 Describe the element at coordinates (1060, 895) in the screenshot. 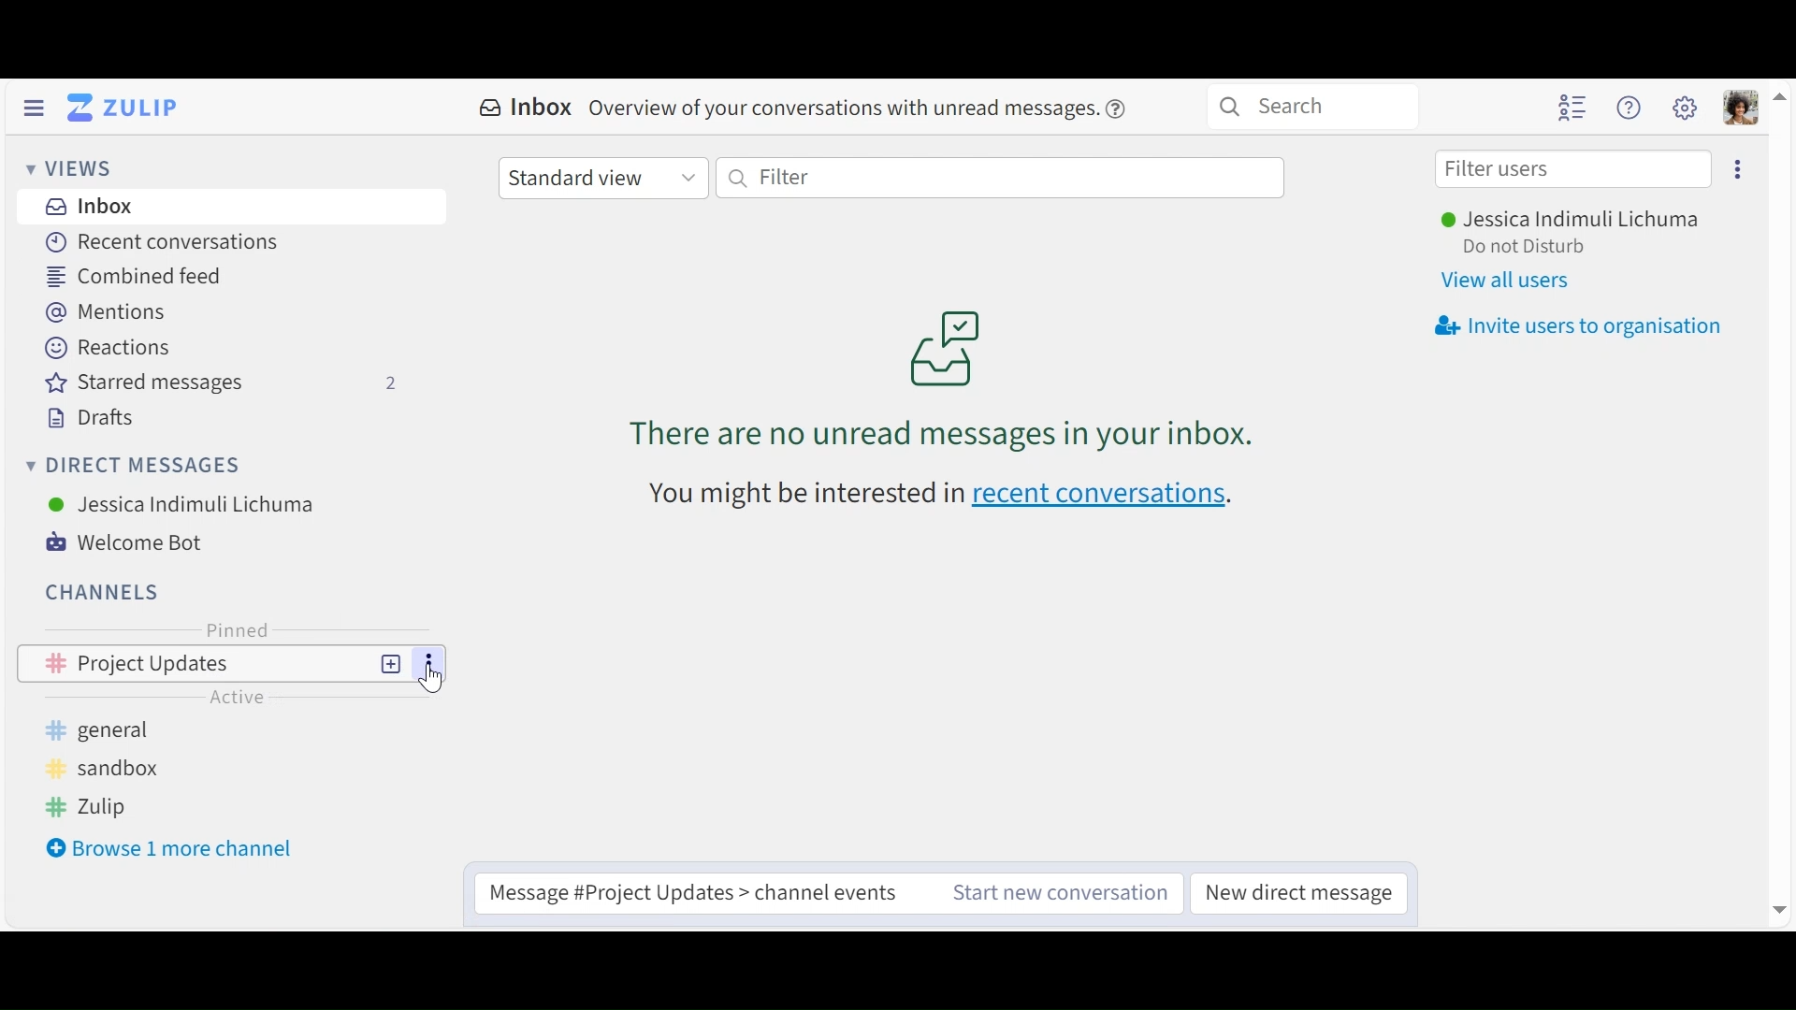

I see `Start new conversation` at that location.